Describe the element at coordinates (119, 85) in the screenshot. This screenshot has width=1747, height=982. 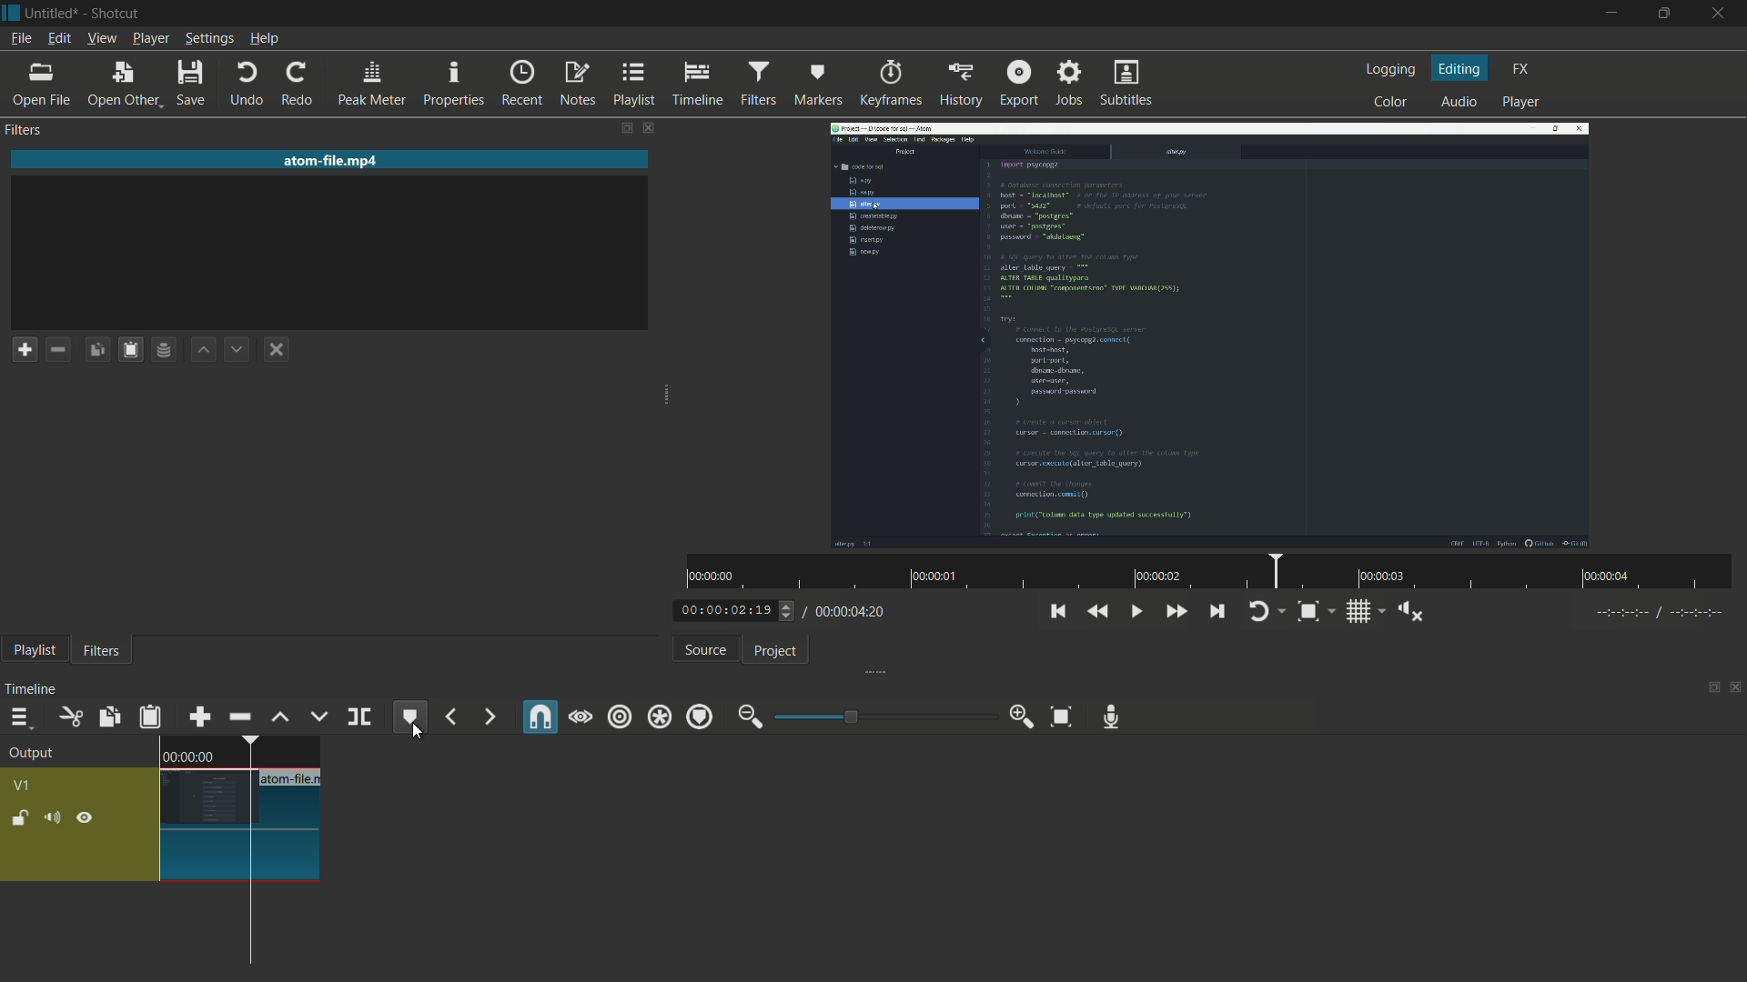
I see `open other` at that location.